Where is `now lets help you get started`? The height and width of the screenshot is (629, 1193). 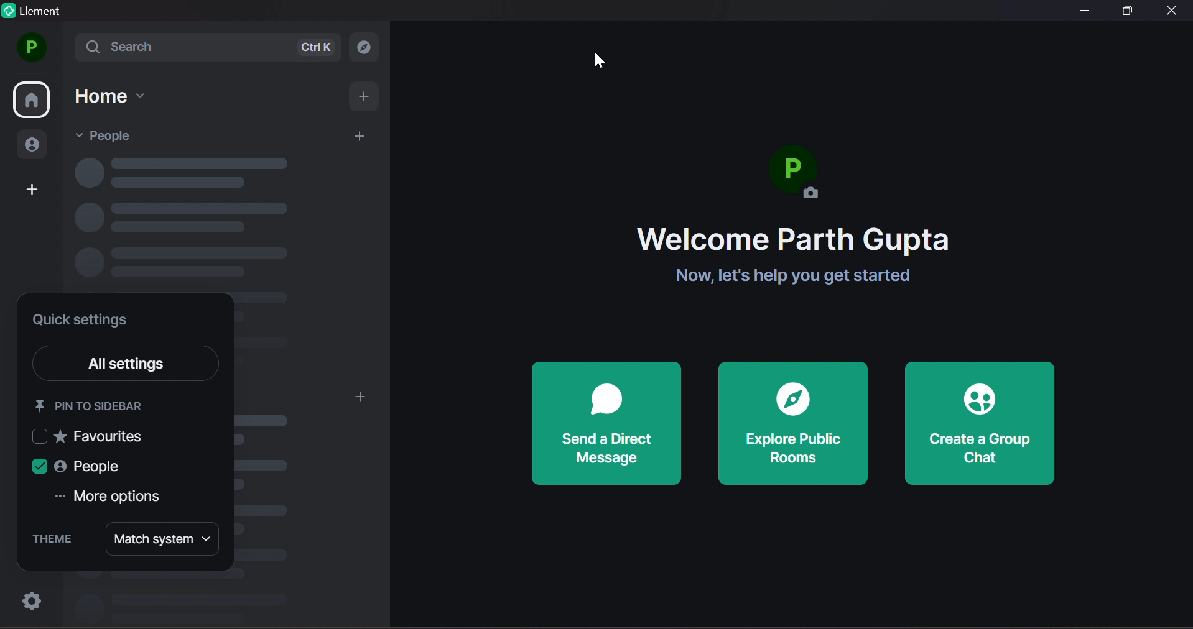 now lets help you get started is located at coordinates (784, 277).